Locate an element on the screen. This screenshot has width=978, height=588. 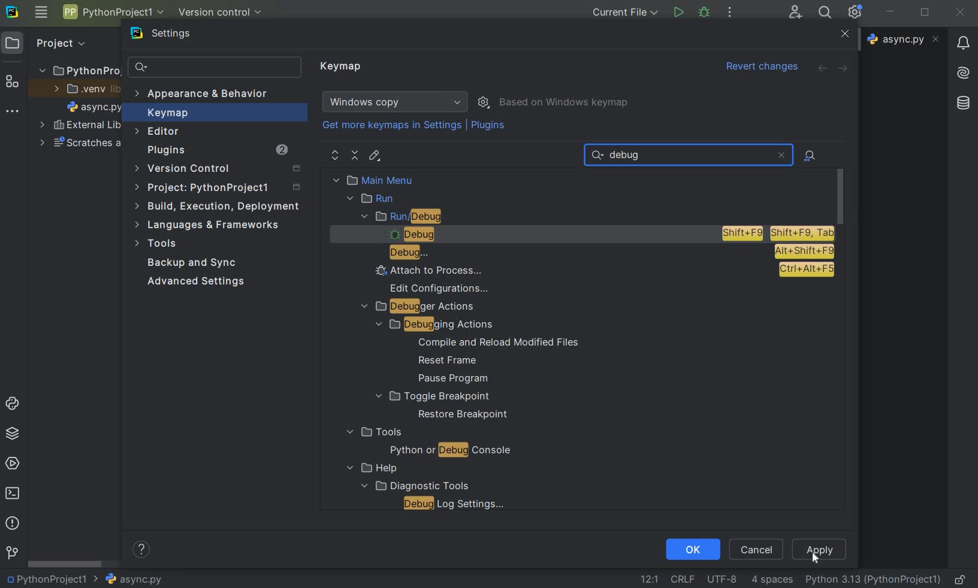
build, execution, deployment is located at coordinates (218, 206).